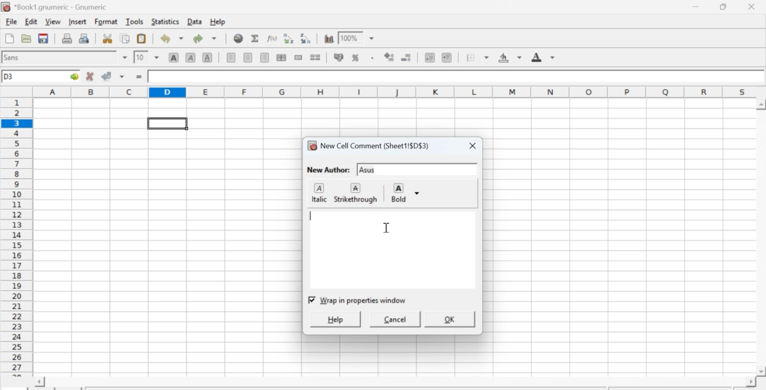 The image size is (766, 390). I want to click on Font Size, so click(146, 57).